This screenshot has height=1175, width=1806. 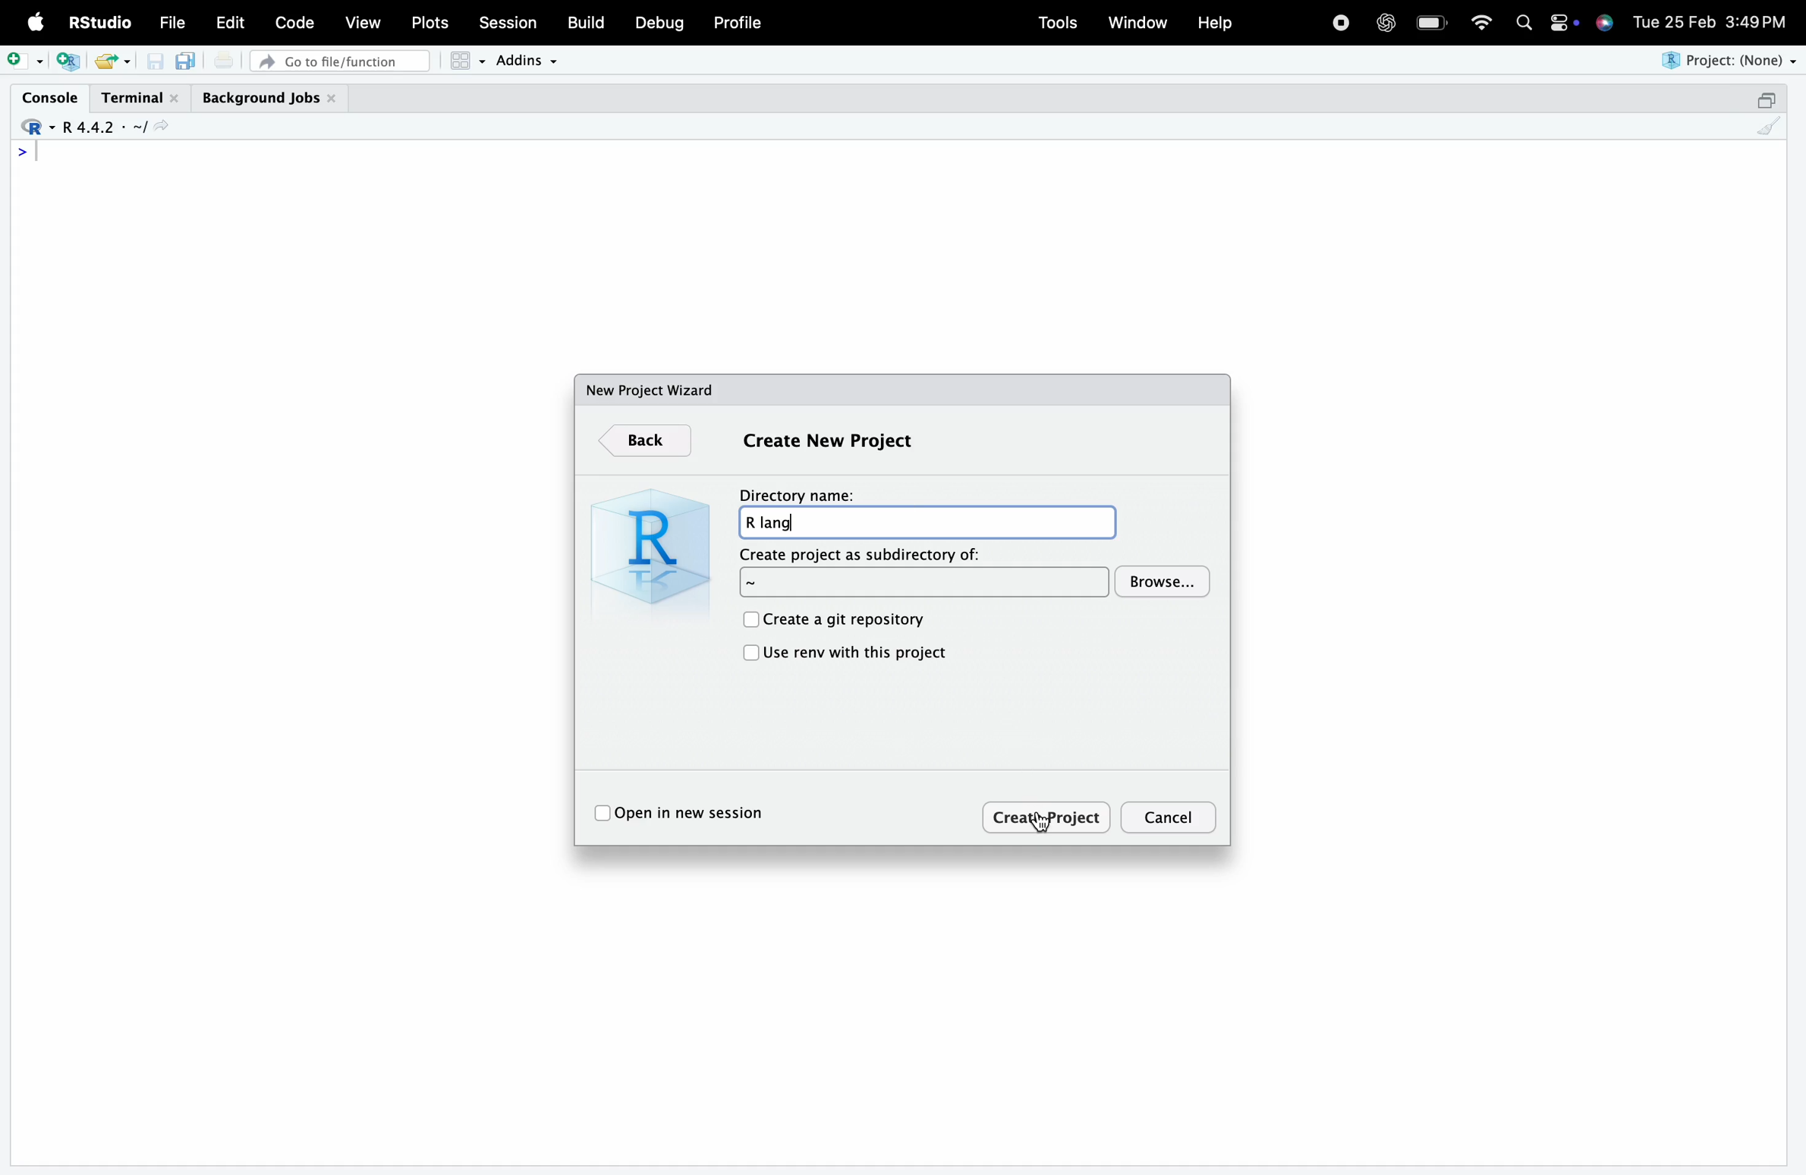 What do you see at coordinates (294, 22) in the screenshot?
I see `Code` at bounding box center [294, 22].